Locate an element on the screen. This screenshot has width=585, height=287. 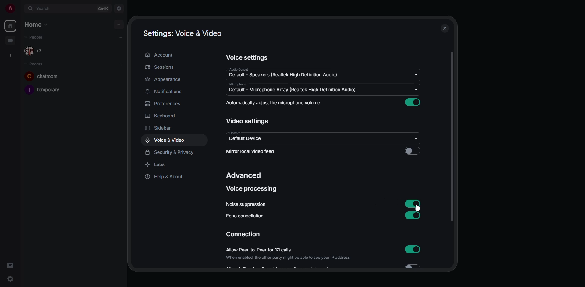
keyboard is located at coordinates (163, 115).